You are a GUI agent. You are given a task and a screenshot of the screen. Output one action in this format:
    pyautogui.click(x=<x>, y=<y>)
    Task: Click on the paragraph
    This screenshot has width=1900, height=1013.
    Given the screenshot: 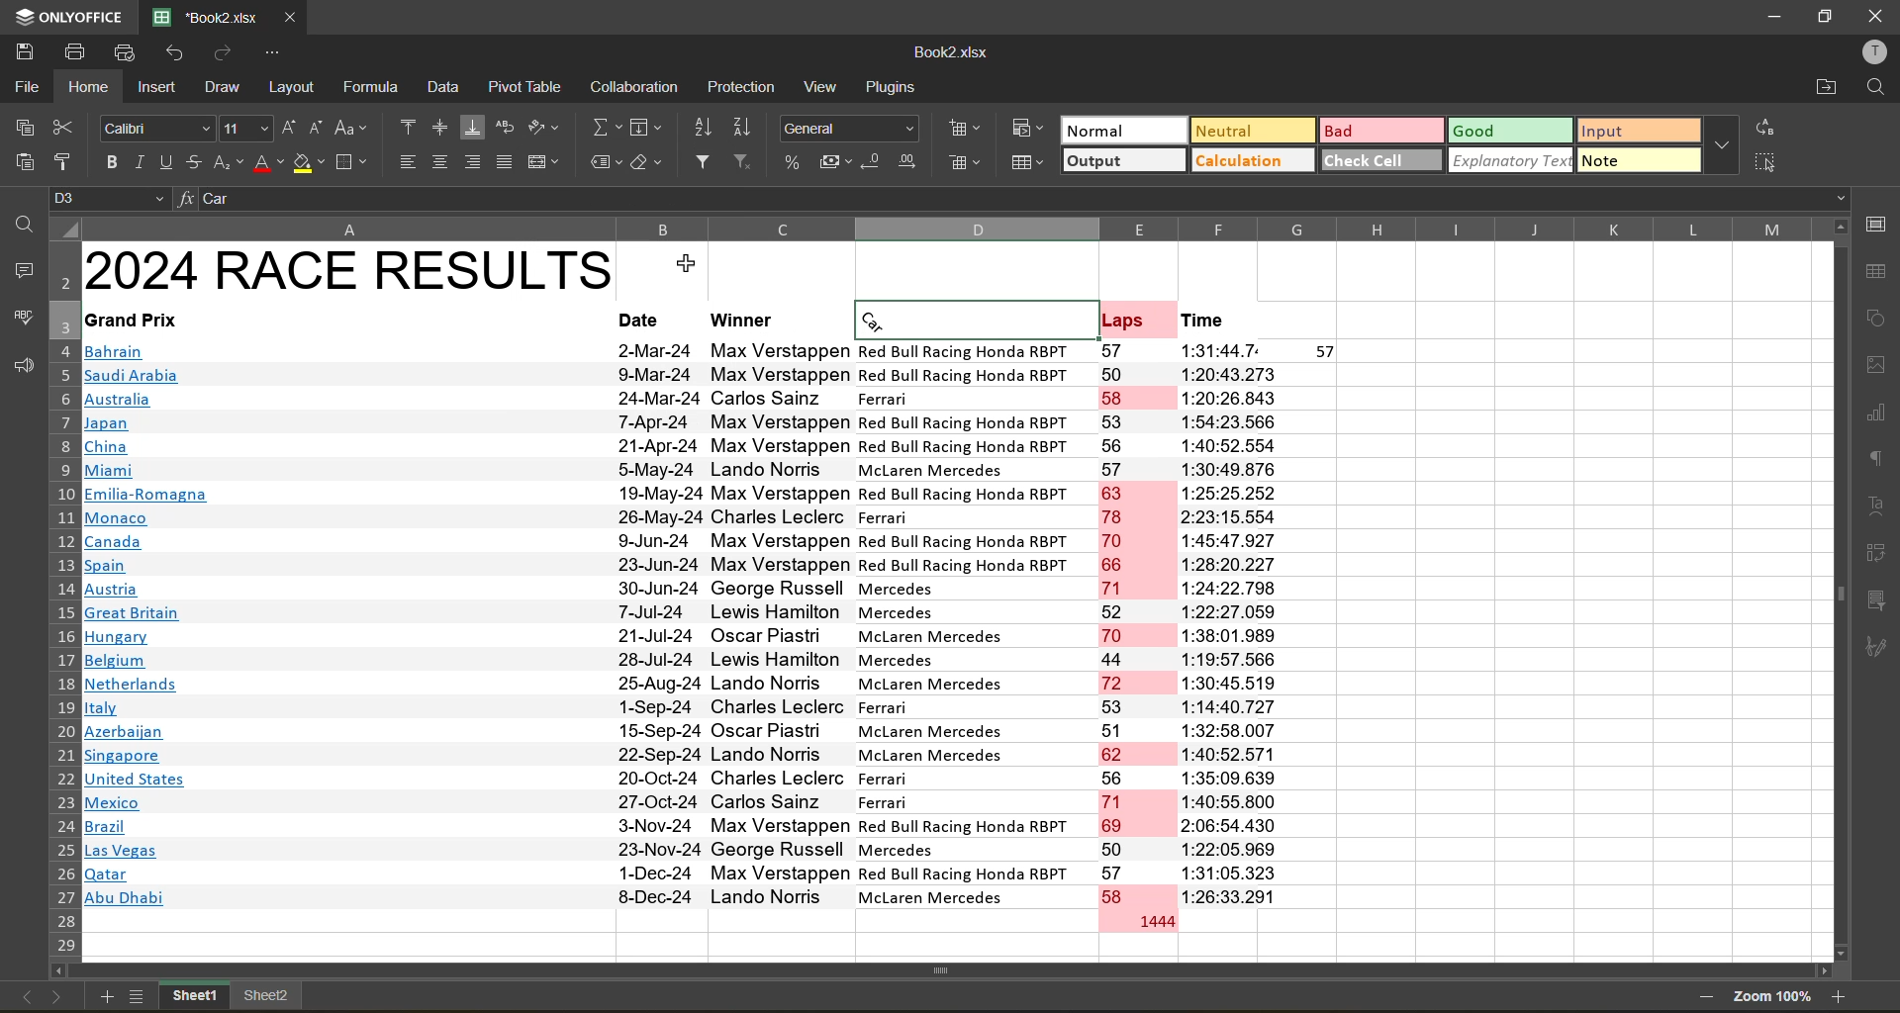 What is the action you would take?
    pyautogui.click(x=1876, y=459)
    